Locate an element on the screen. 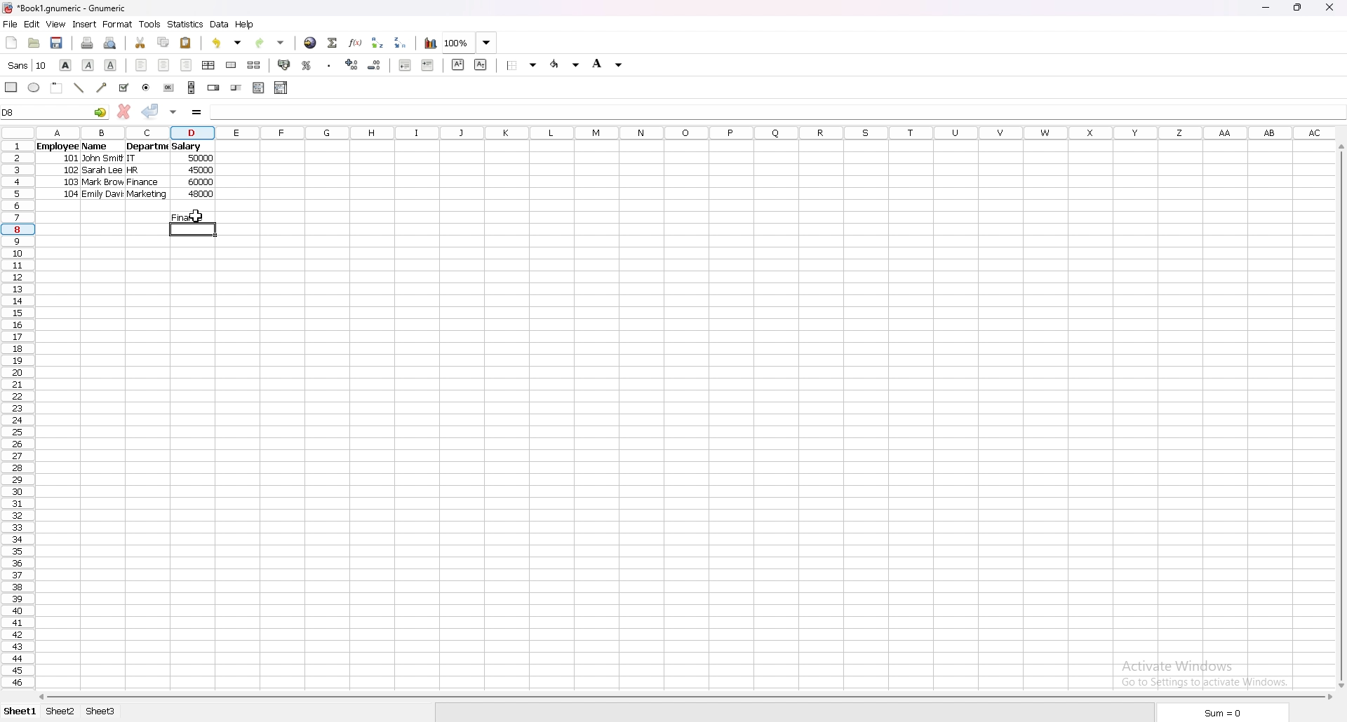  cancel changes is located at coordinates (123, 111).